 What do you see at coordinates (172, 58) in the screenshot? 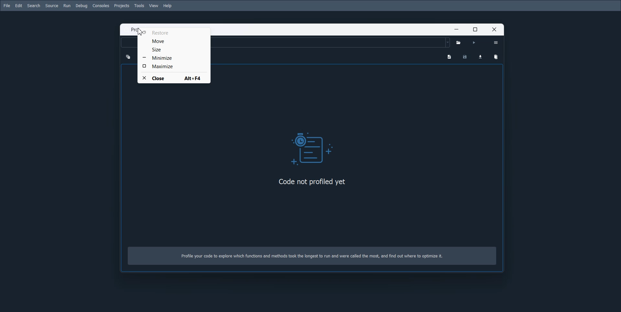
I see `Minimize` at bounding box center [172, 58].